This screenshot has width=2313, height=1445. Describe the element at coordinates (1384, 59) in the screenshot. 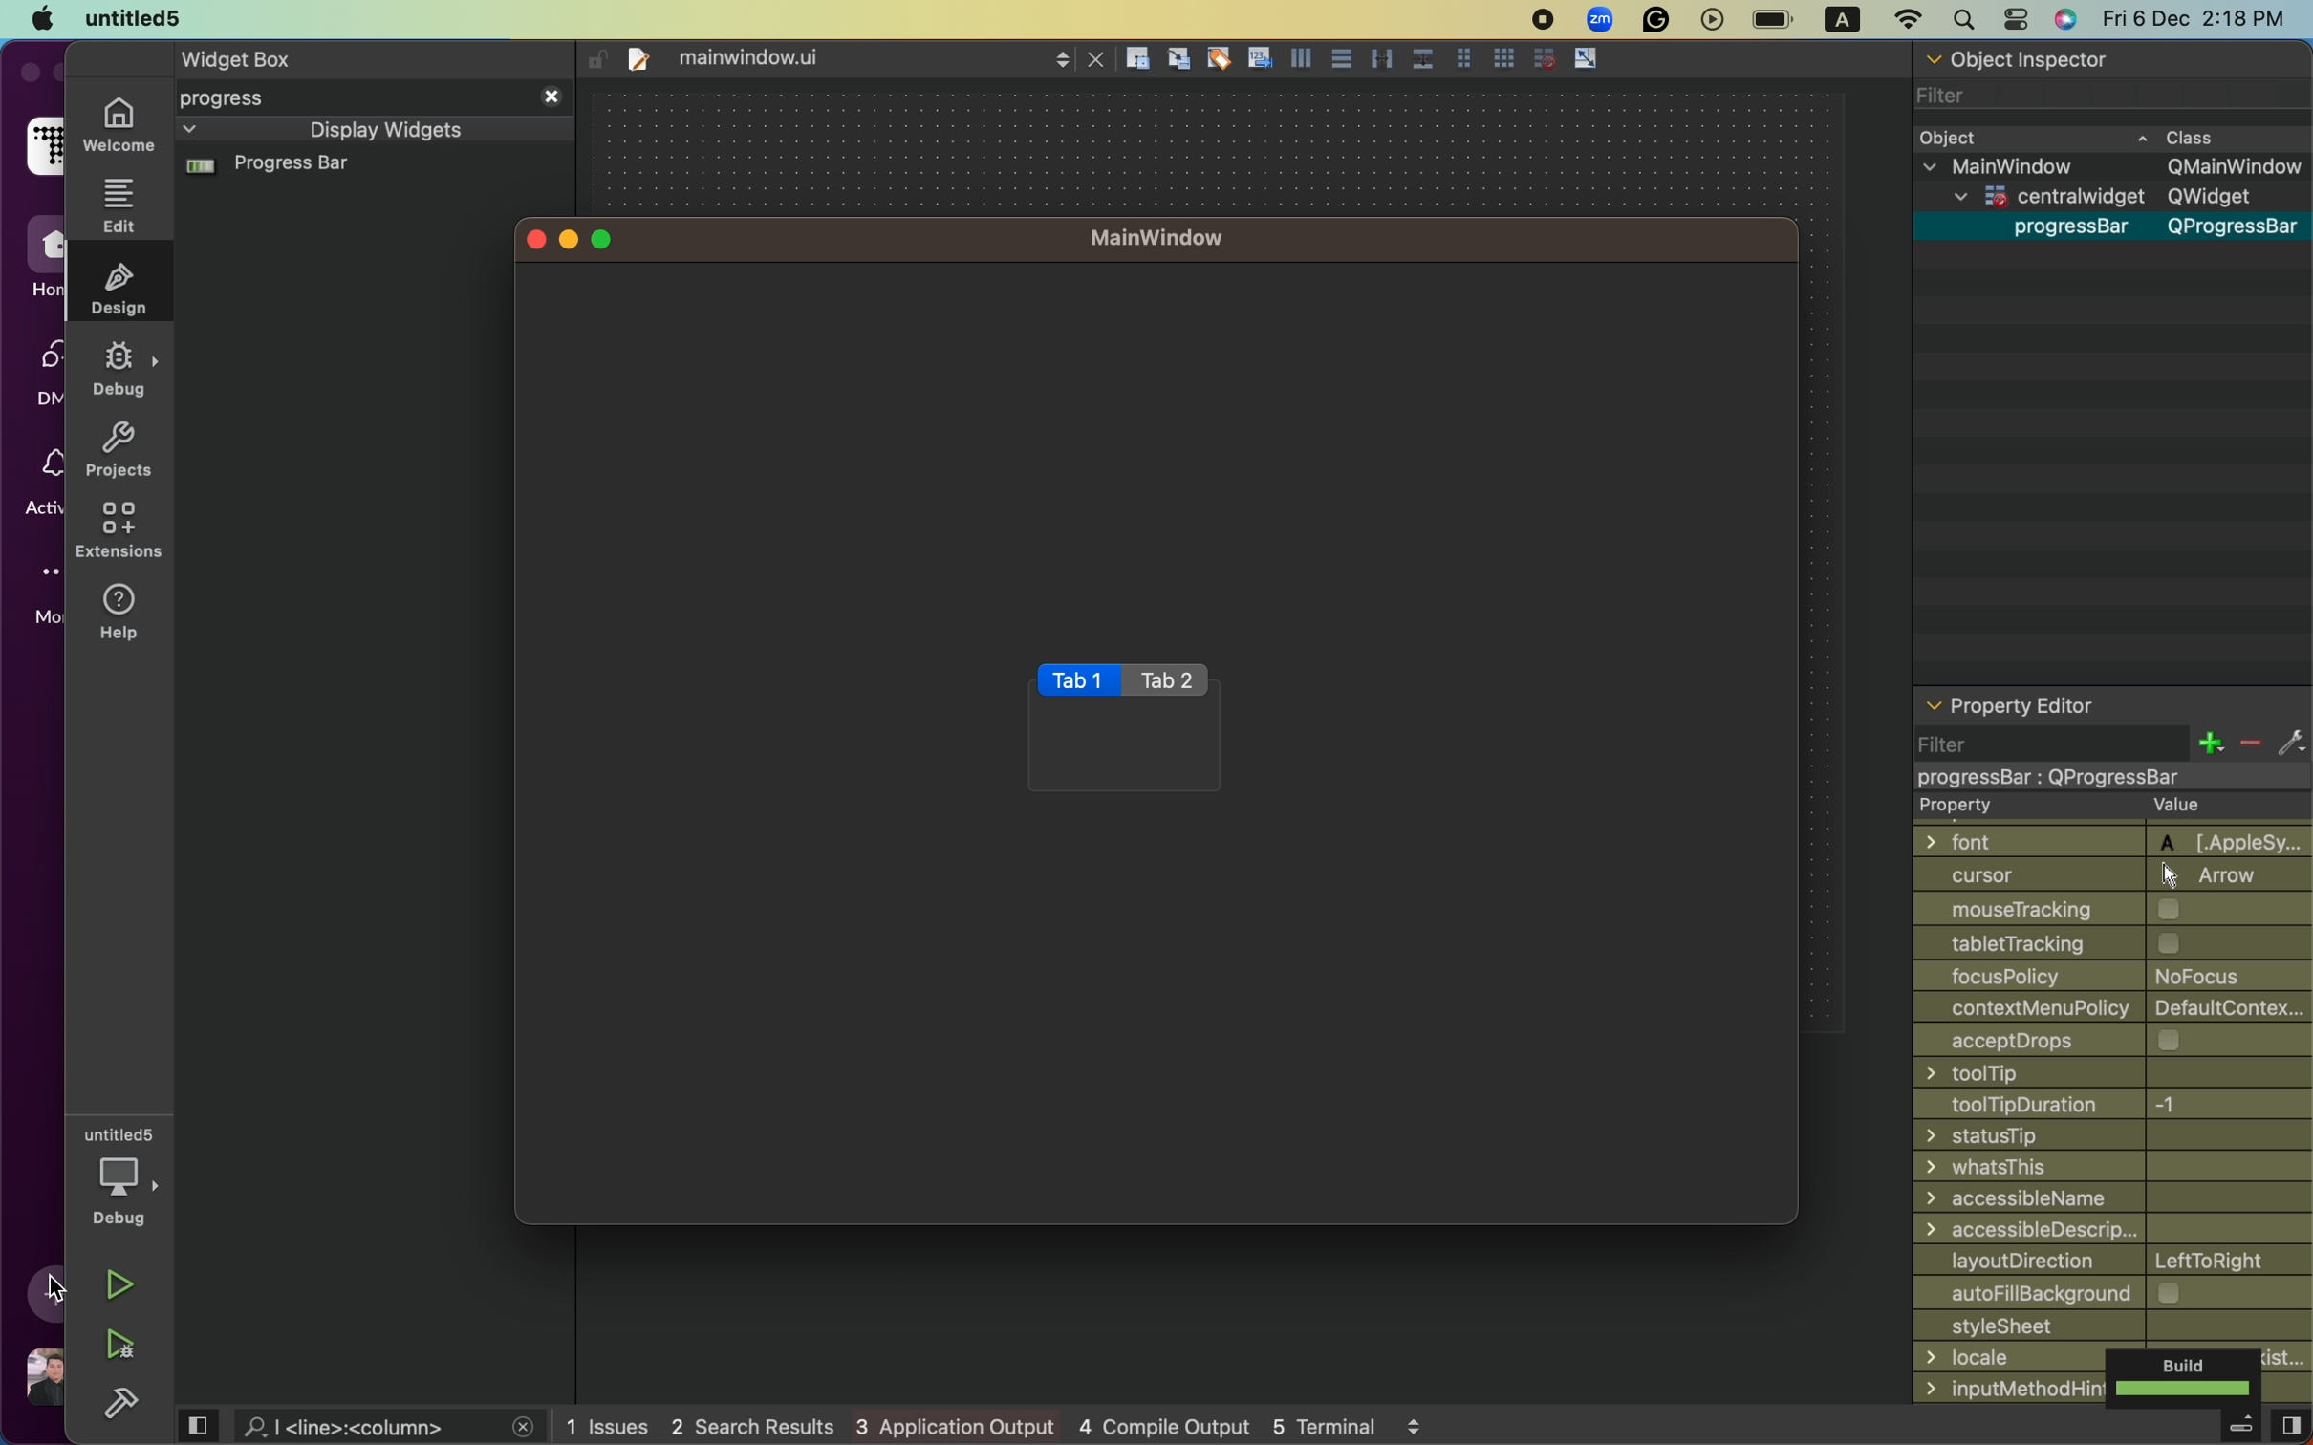

I see `distribute horizontally` at that location.